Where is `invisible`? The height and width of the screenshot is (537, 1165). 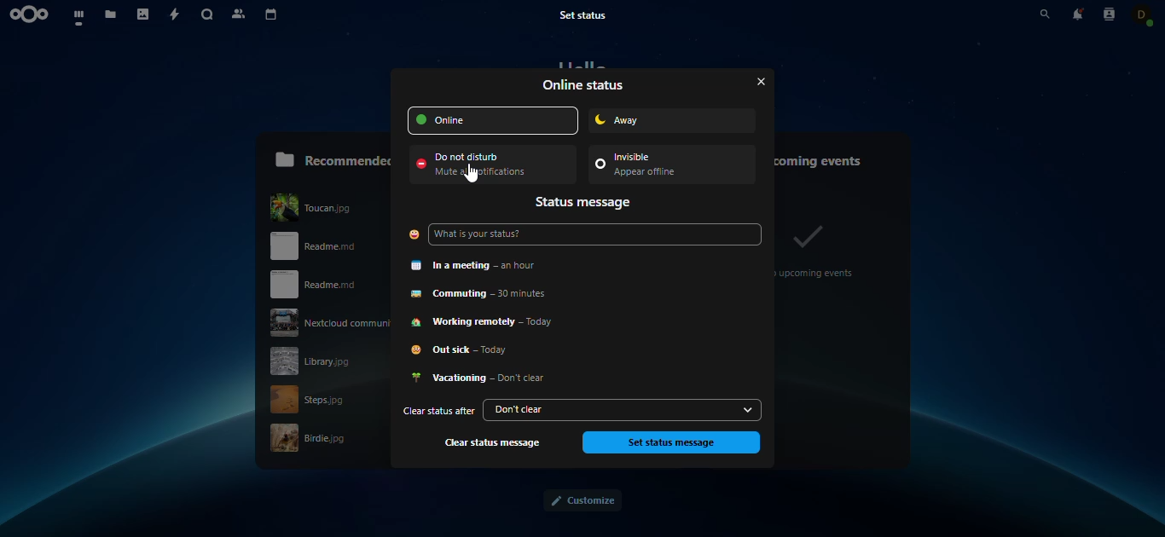 invisible is located at coordinates (661, 166).